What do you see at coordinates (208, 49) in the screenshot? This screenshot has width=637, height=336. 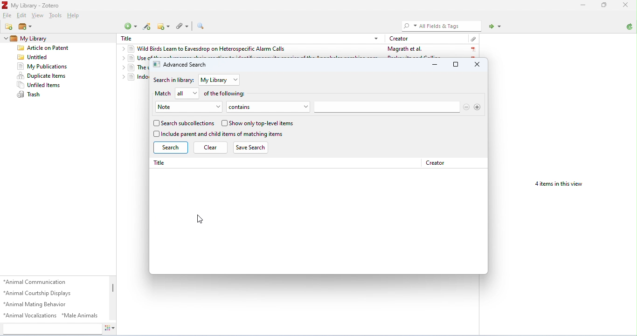 I see `wild birds learn to eavesdrop on heterospecific alarm calls` at bounding box center [208, 49].